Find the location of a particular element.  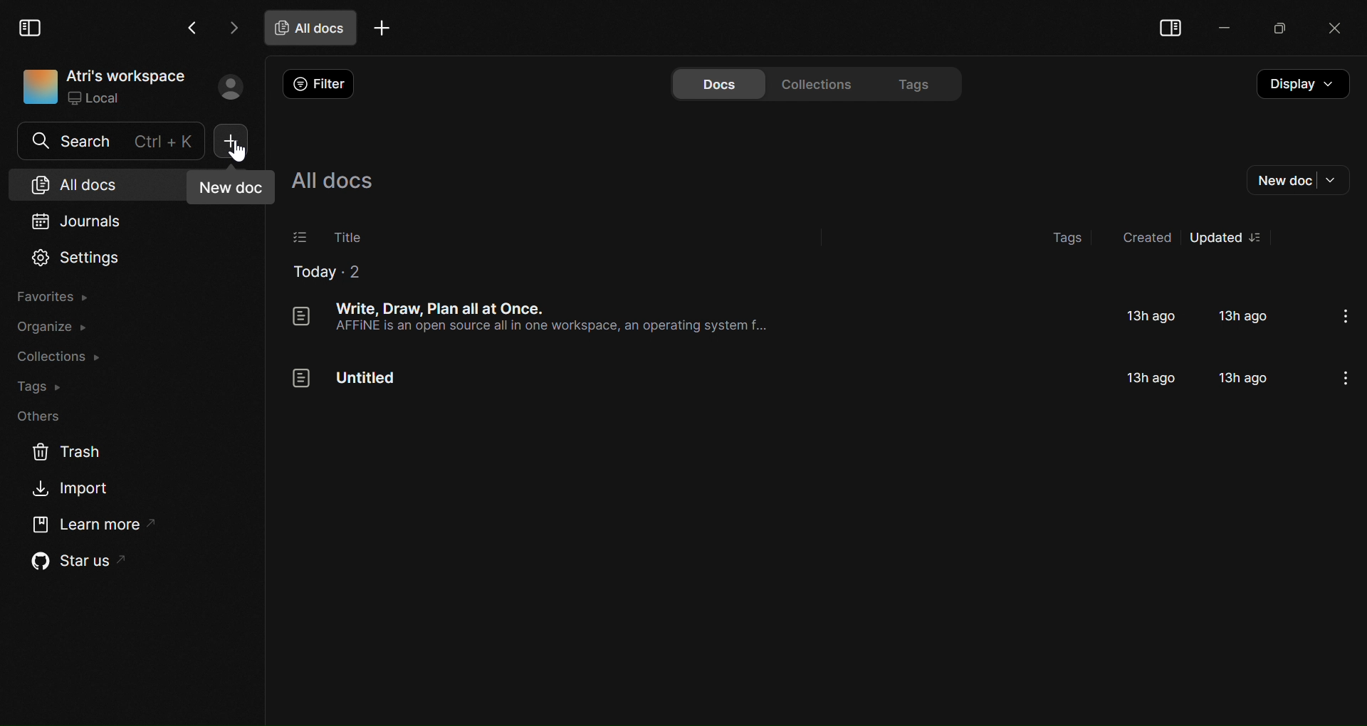

13h ago is located at coordinates (1246, 315).